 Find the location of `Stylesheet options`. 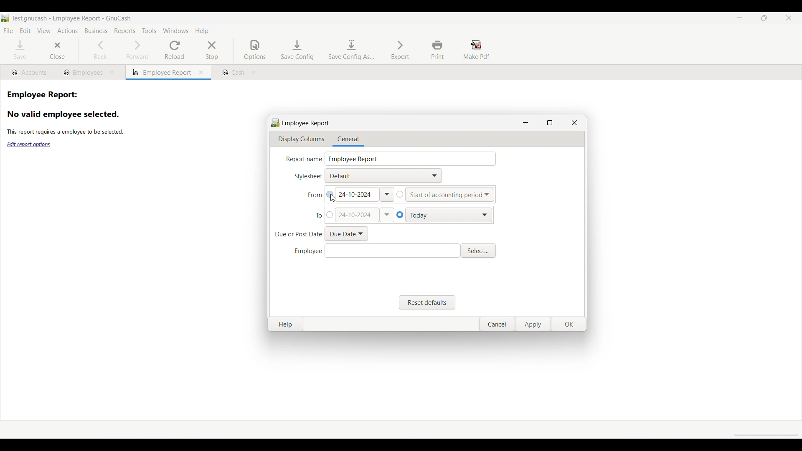

Stylesheet options is located at coordinates (383, 176).